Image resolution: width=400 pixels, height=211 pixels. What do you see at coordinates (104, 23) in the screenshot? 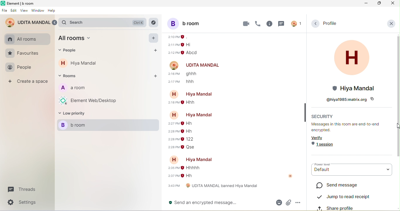
I see `search` at bounding box center [104, 23].